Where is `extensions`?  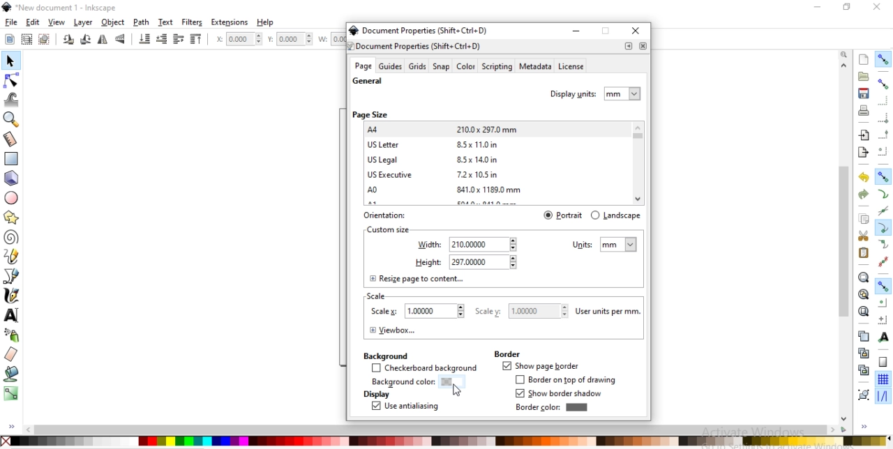
extensions is located at coordinates (230, 23).